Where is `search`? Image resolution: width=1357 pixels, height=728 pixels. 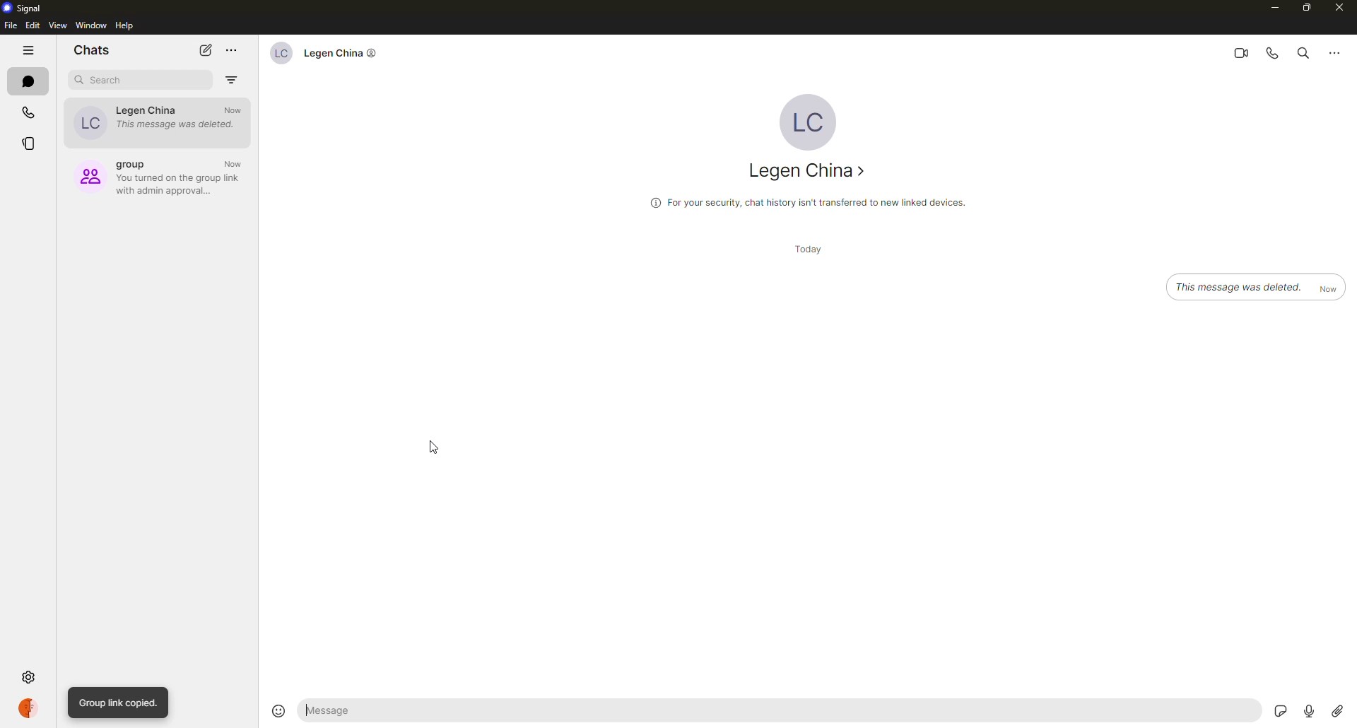 search is located at coordinates (105, 80).